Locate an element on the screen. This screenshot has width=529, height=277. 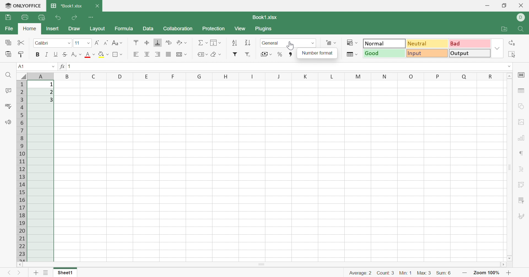
Named ranges is located at coordinates (202, 55).